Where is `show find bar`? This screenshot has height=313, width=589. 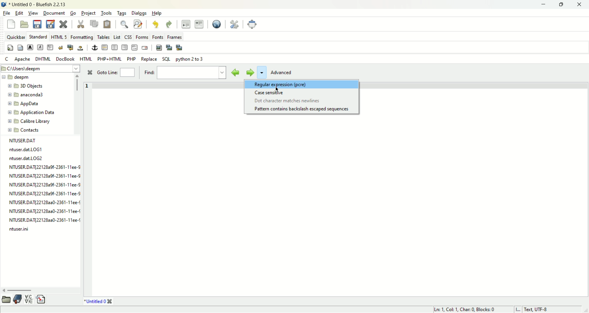
show find bar is located at coordinates (125, 24).